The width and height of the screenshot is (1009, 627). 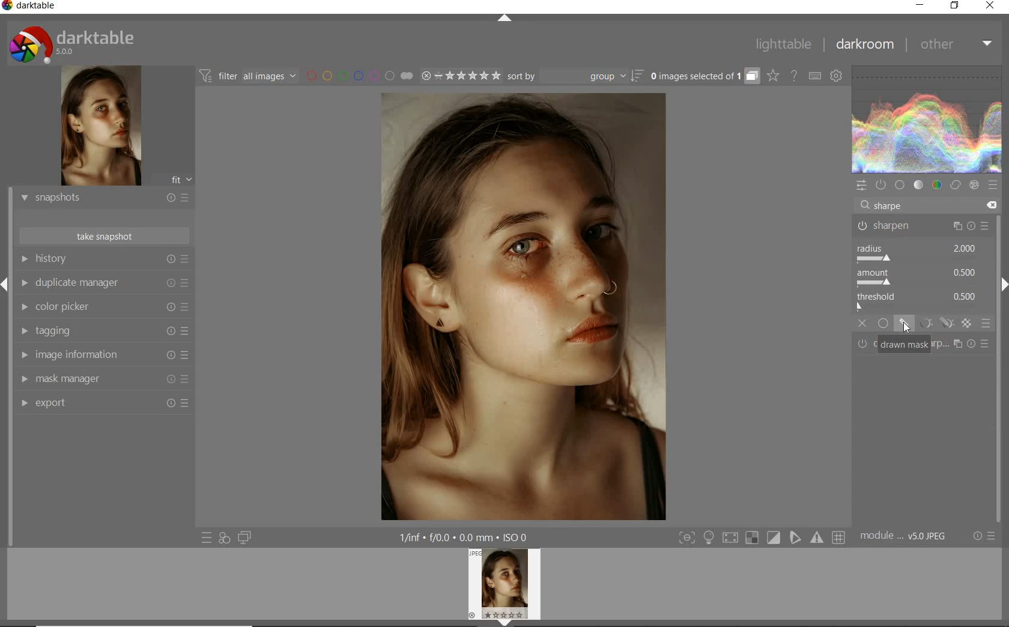 What do you see at coordinates (862, 186) in the screenshot?
I see `quick access panel` at bounding box center [862, 186].